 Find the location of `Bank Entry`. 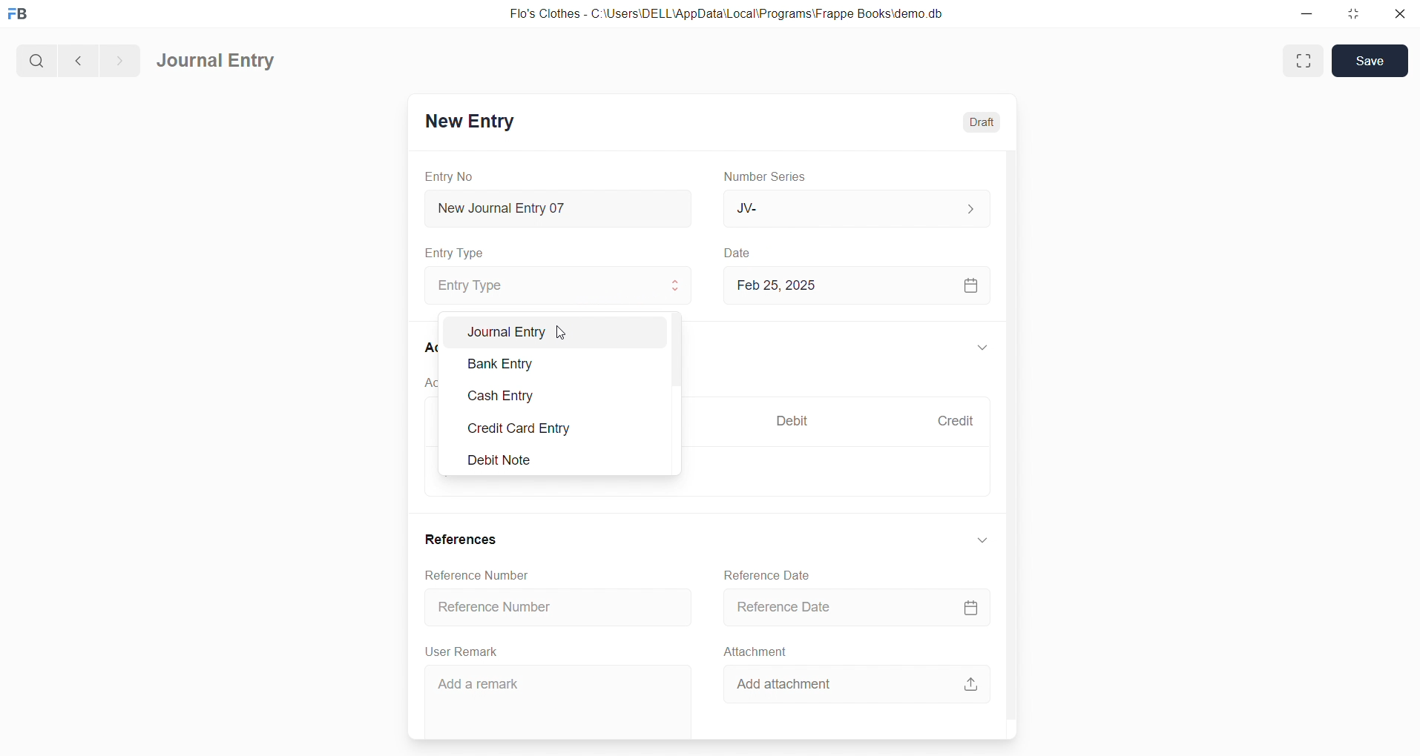

Bank Entry is located at coordinates (562, 362).